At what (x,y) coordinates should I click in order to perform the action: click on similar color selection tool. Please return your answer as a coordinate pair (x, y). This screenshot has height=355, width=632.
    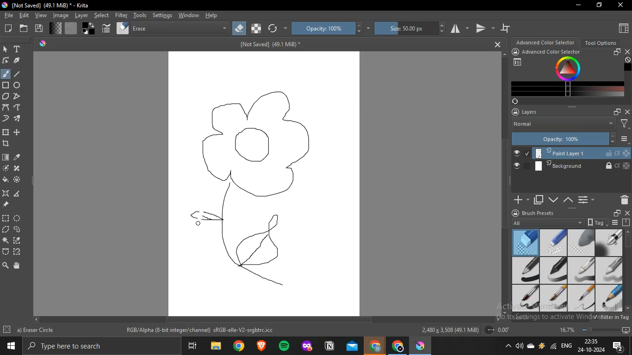
    Looking at the image, I should click on (18, 239).